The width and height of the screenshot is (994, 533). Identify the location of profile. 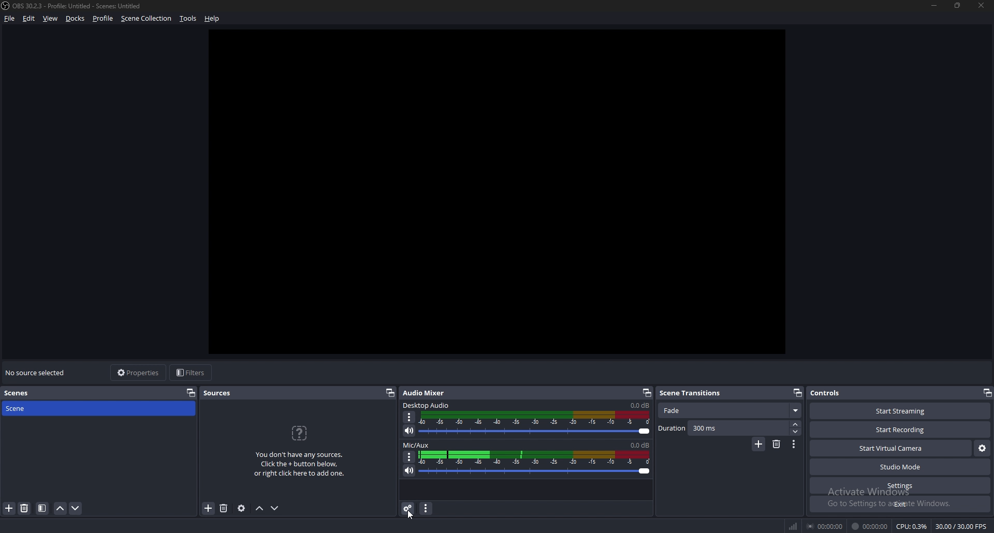
(103, 19).